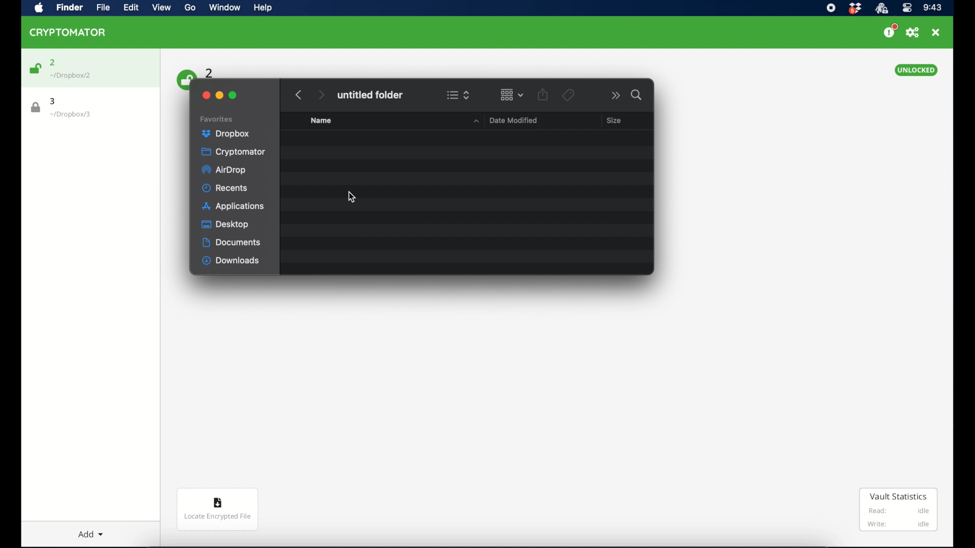 The height and width of the screenshot is (548, 975). I want to click on desktop, so click(226, 224).